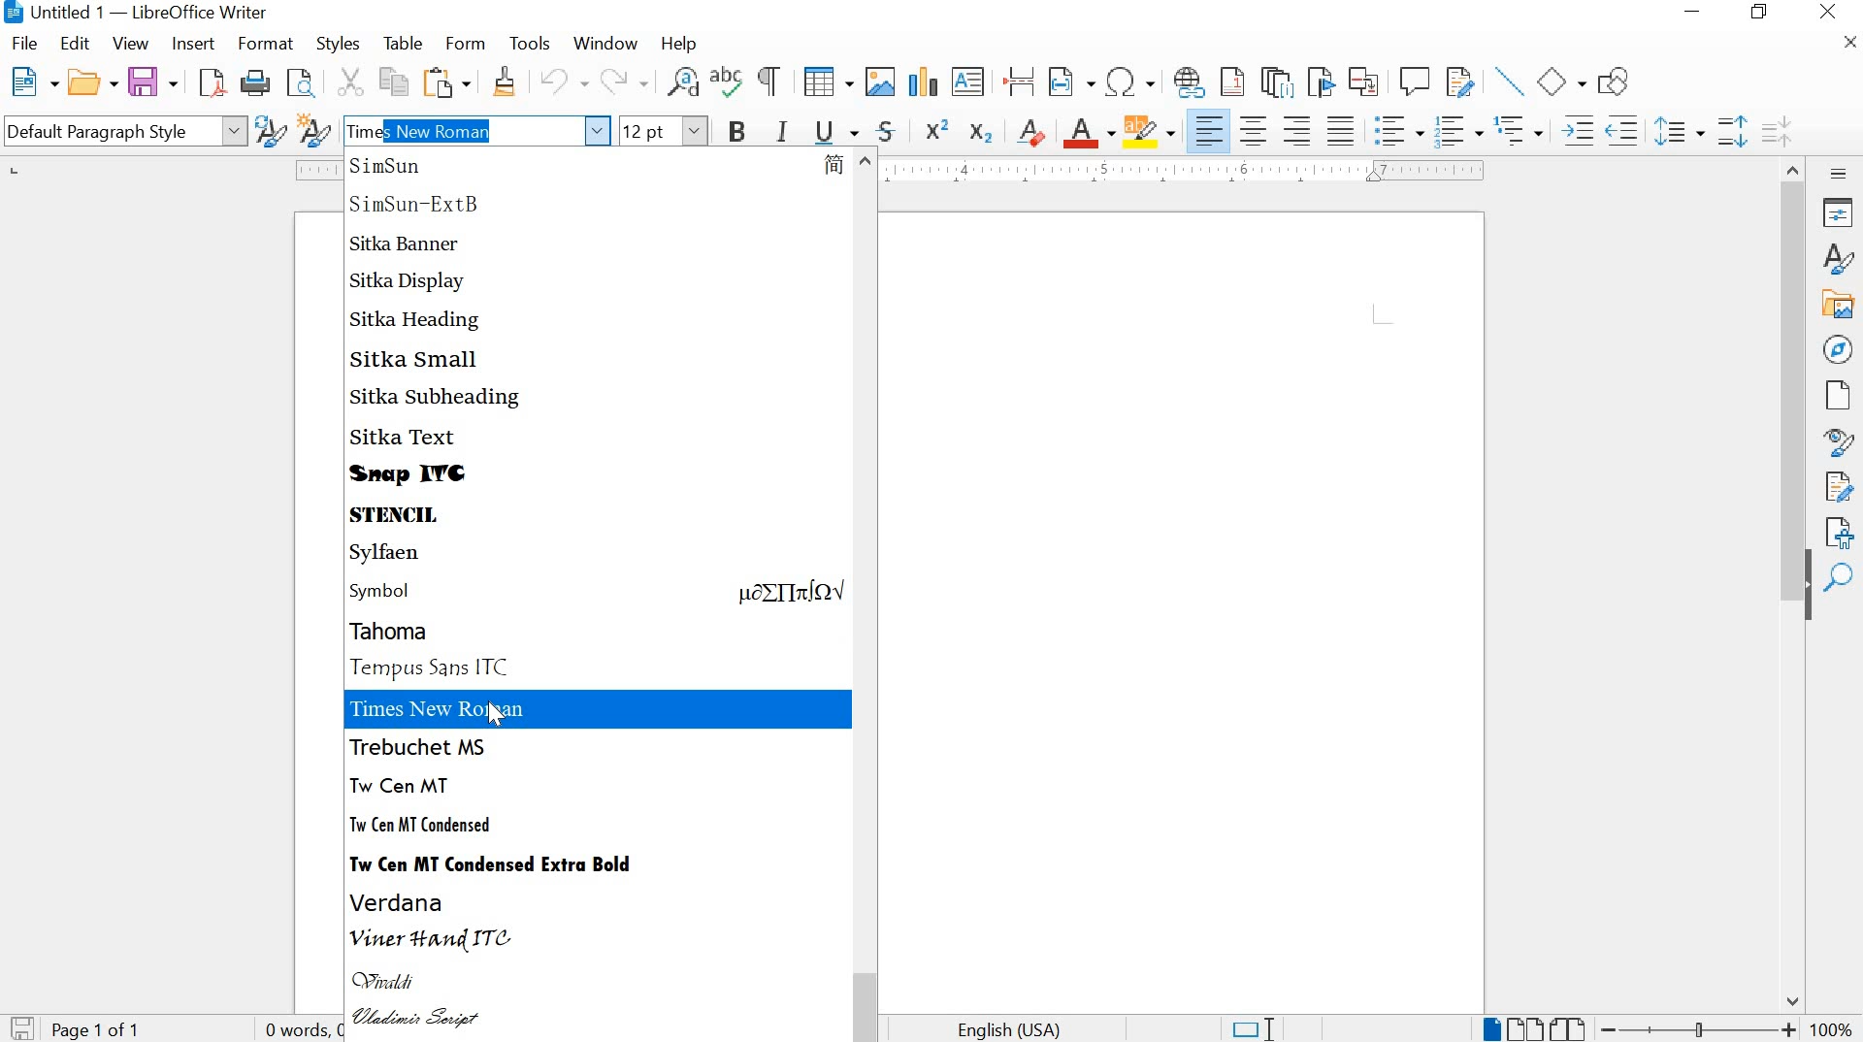 The height and width of the screenshot is (1042, 1863). What do you see at coordinates (627, 82) in the screenshot?
I see `REDO` at bounding box center [627, 82].